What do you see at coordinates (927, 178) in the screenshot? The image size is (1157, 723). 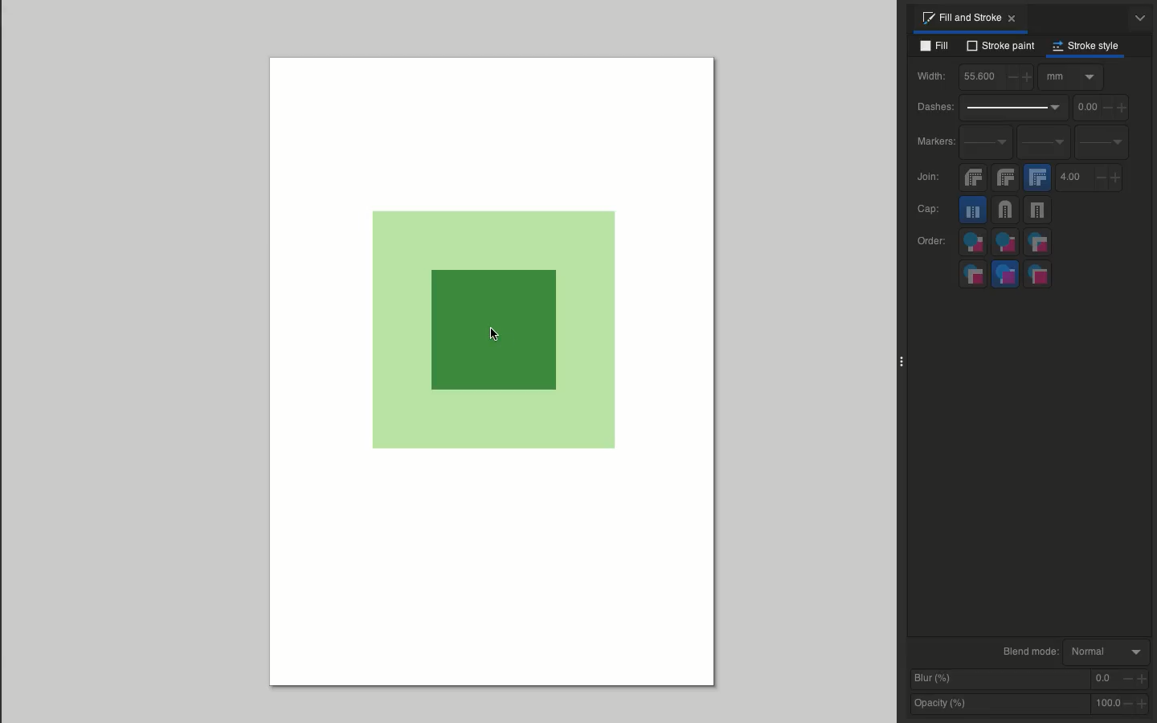 I see `Join` at bounding box center [927, 178].